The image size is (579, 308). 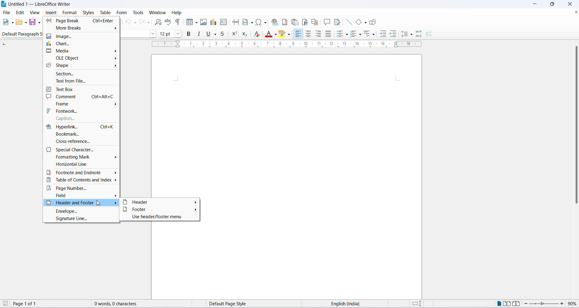 What do you see at coordinates (234, 22) in the screenshot?
I see `insert page break` at bounding box center [234, 22].